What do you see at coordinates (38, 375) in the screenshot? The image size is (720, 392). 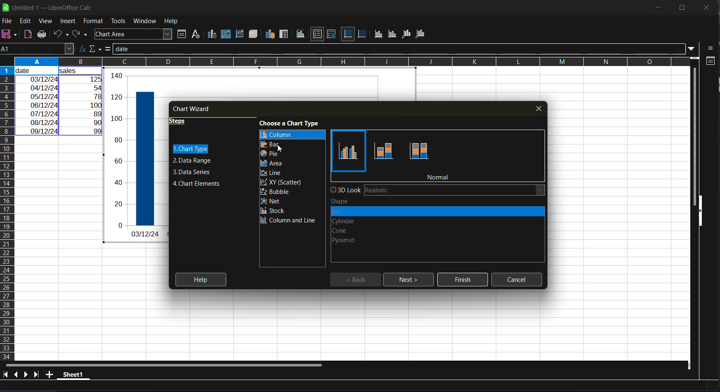 I see `scroll to last sheet` at bounding box center [38, 375].